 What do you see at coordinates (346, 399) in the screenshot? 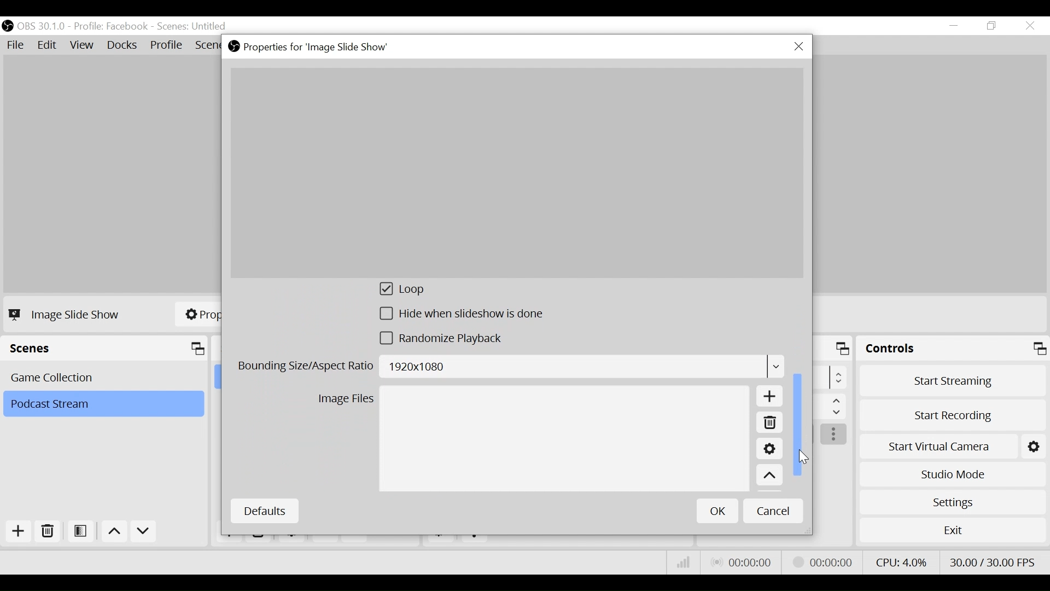
I see `Image Files` at bounding box center [346, 399].